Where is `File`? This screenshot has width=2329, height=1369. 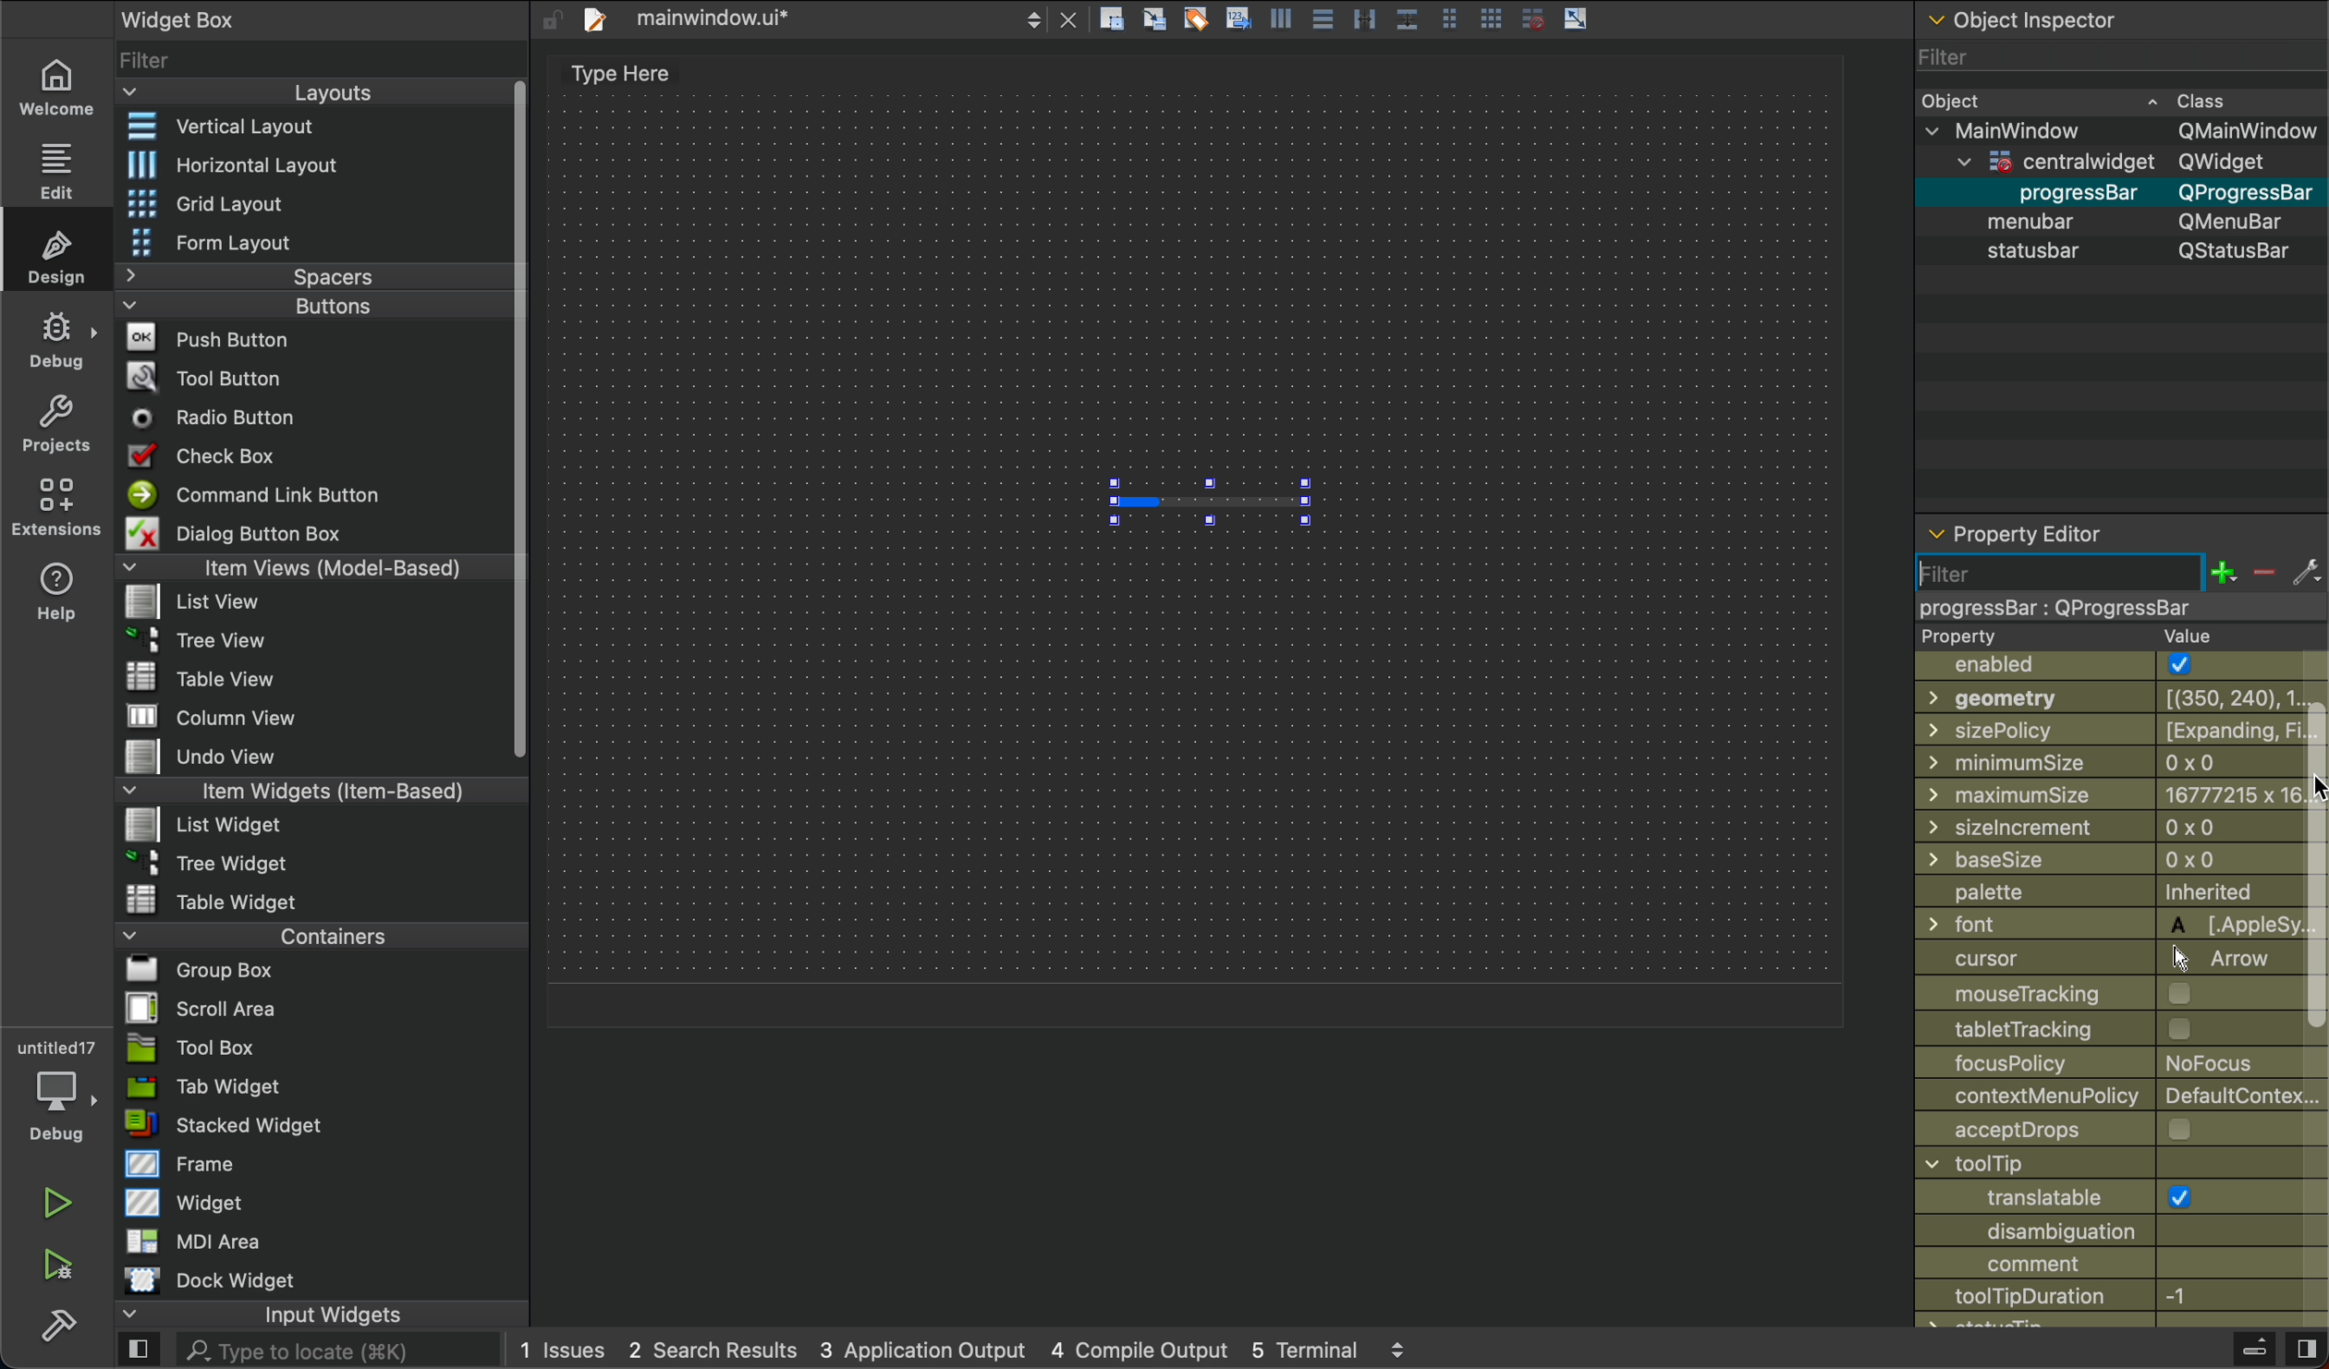 File is located at coordinates (214, 899).